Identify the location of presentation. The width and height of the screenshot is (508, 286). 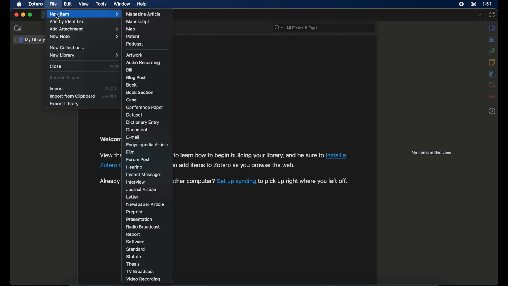
(140, 220).